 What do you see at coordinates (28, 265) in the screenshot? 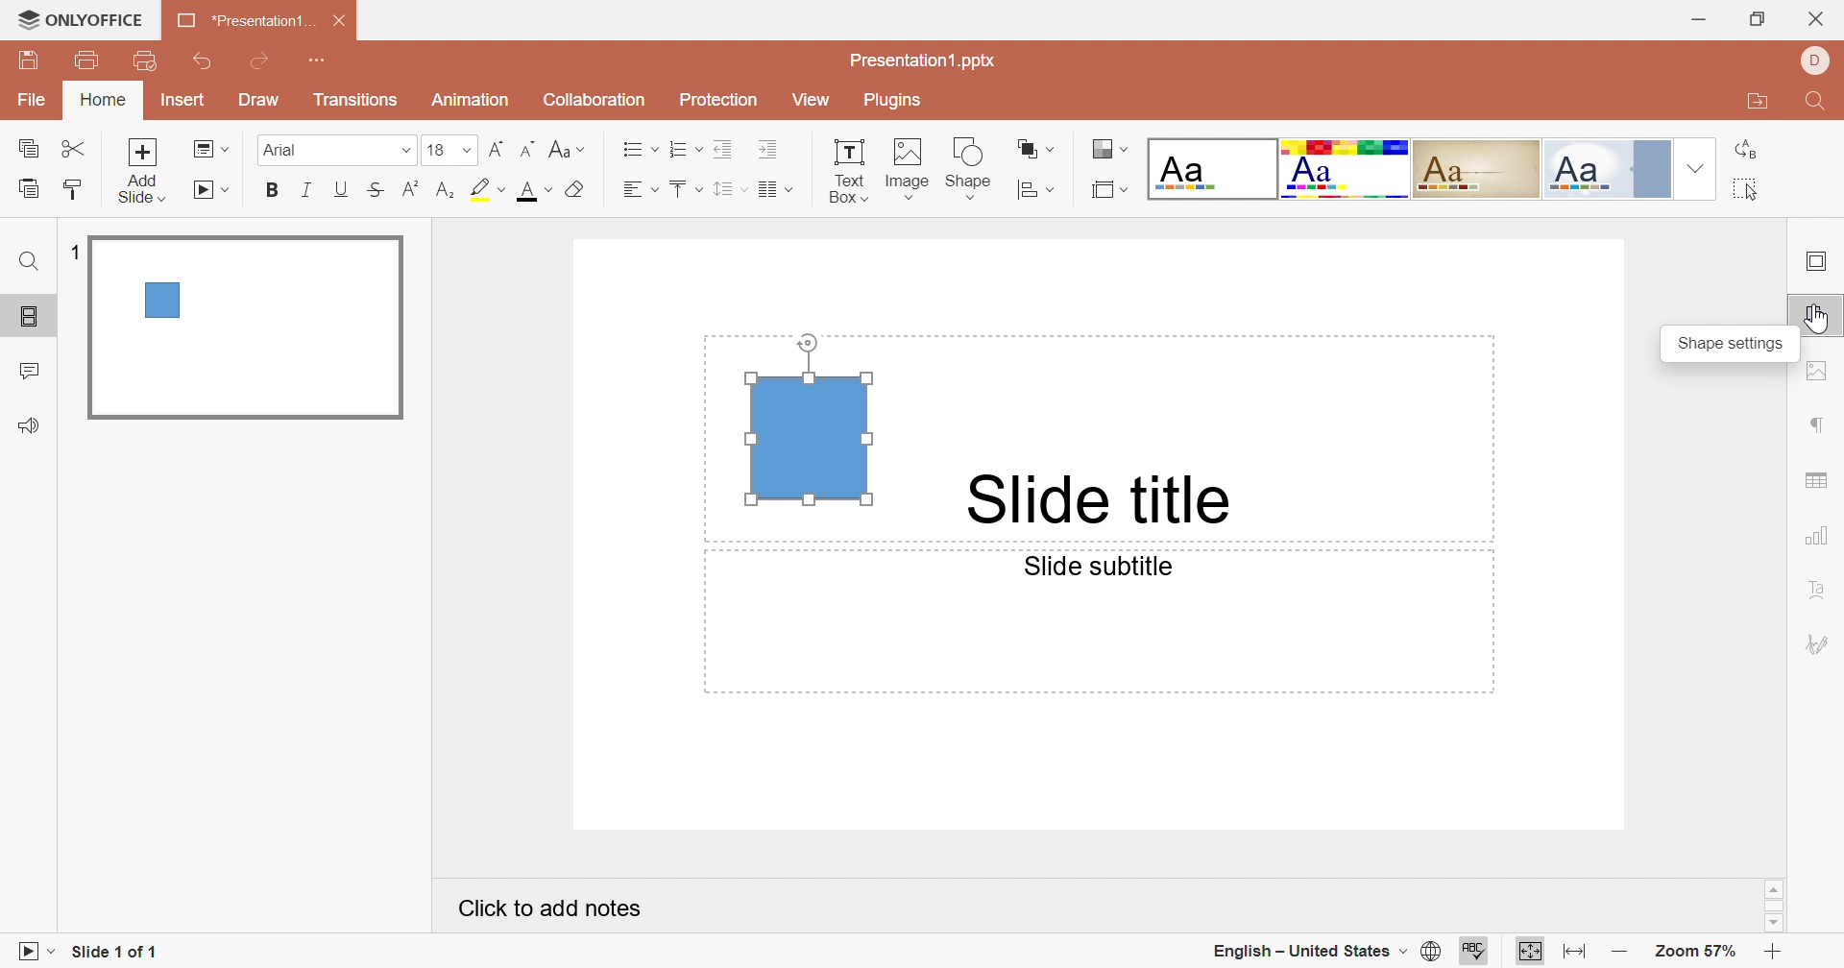
I see `Find` at bounding box center [28, 265].